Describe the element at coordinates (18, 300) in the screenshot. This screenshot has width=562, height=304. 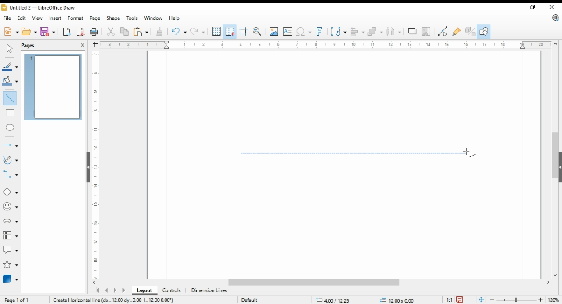
I see `page 1 of 1` at that location.